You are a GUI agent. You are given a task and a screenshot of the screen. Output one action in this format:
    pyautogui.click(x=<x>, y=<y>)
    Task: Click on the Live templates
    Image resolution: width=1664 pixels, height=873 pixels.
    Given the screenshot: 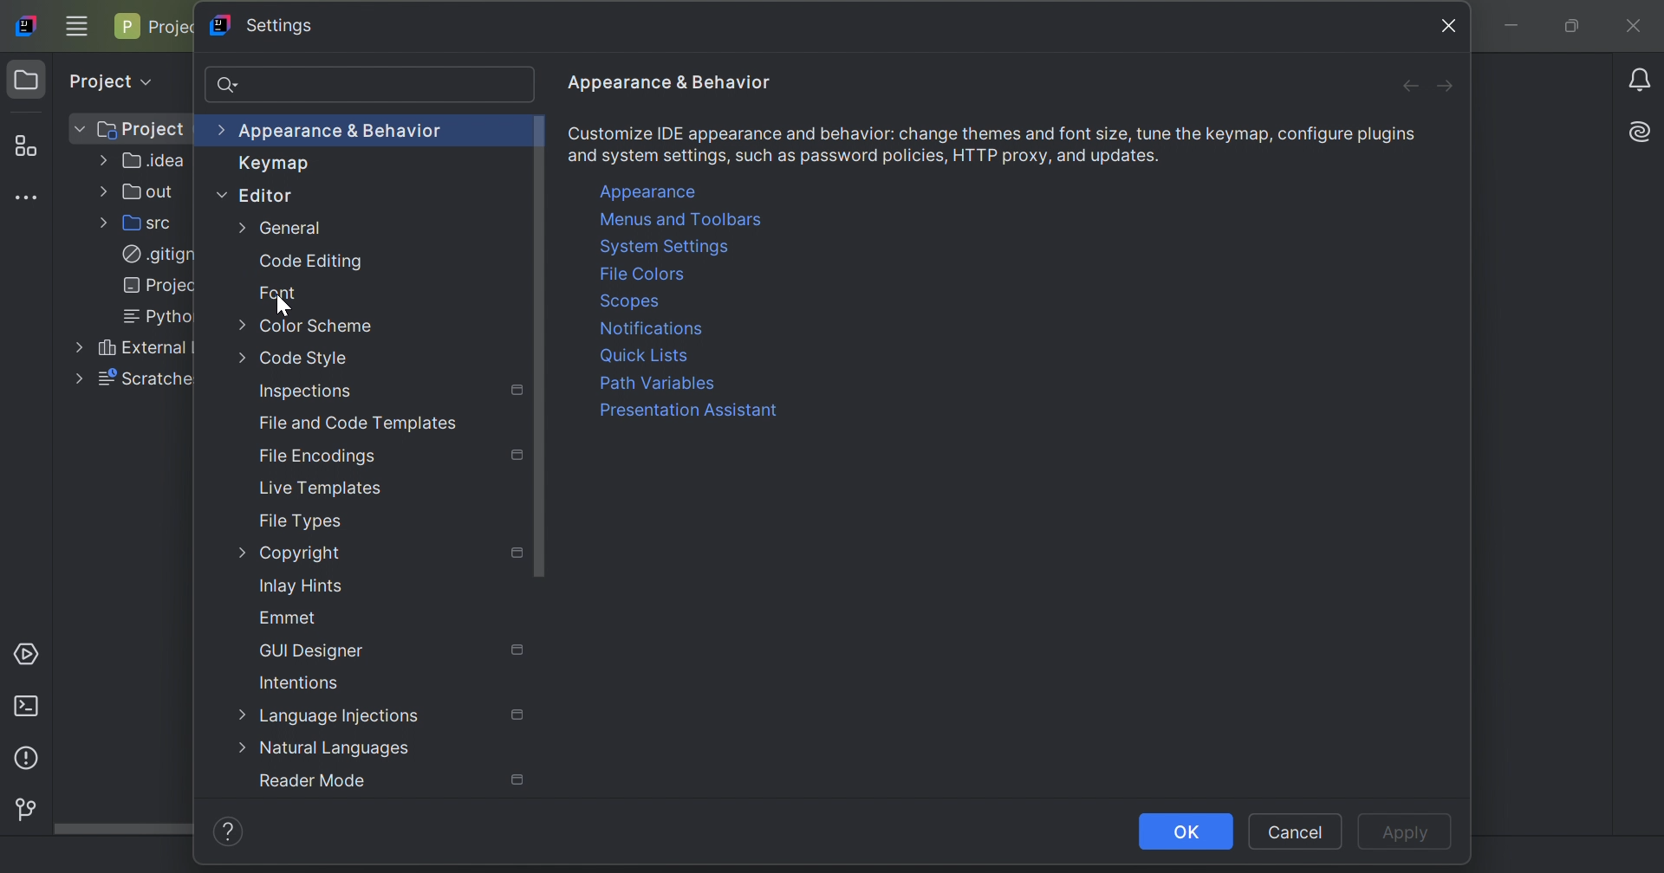 What is the action you would take?
    pyautogui.click(x=320, y=489)
    